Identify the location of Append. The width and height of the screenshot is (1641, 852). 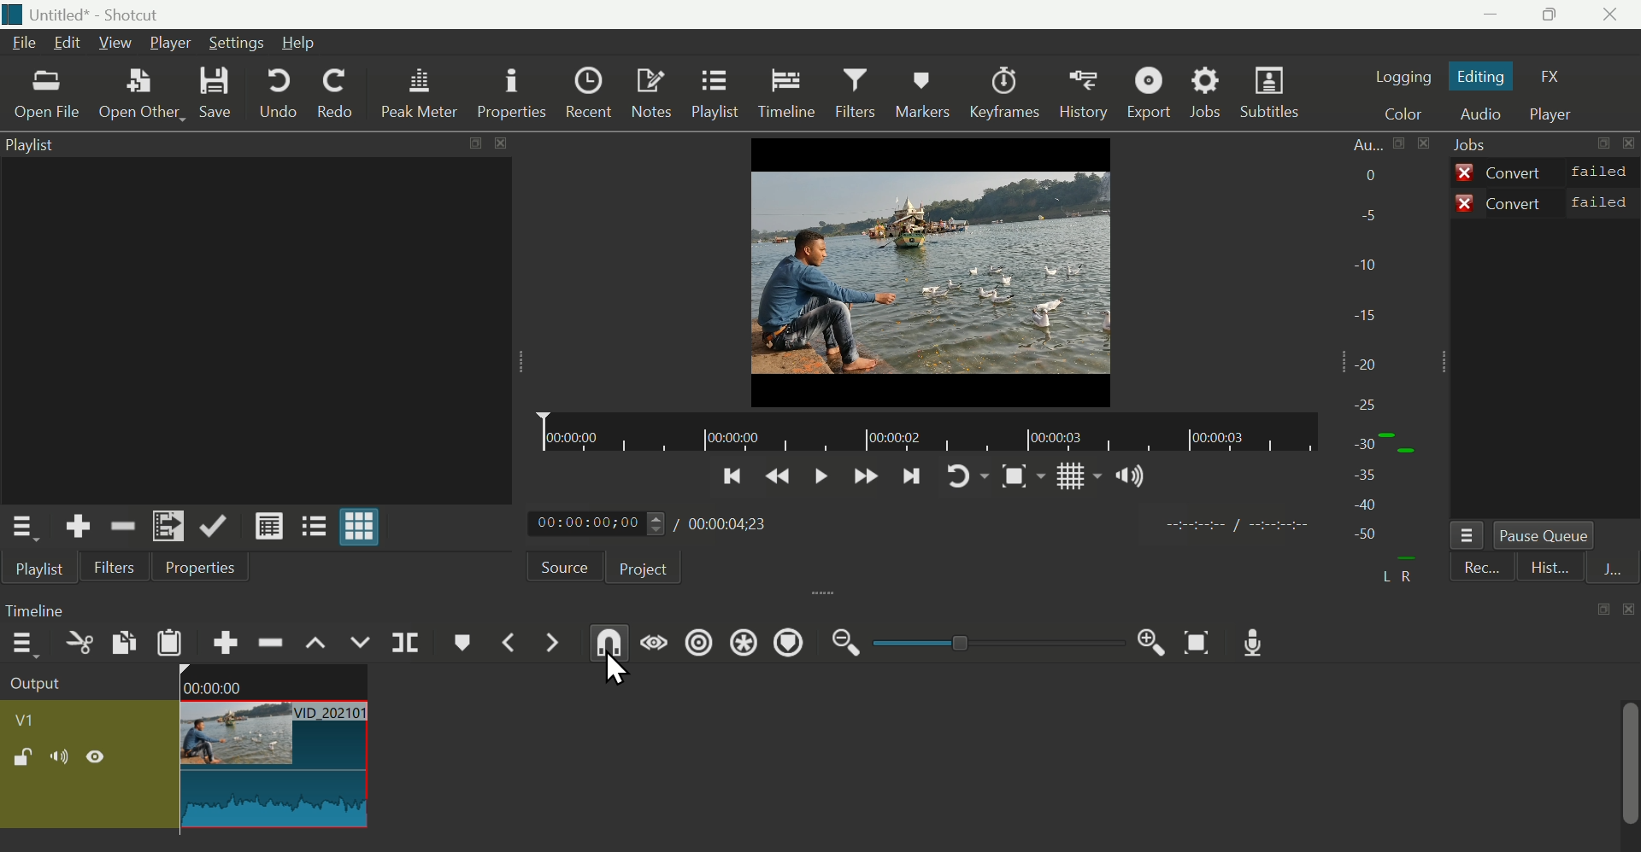
(224, 642).